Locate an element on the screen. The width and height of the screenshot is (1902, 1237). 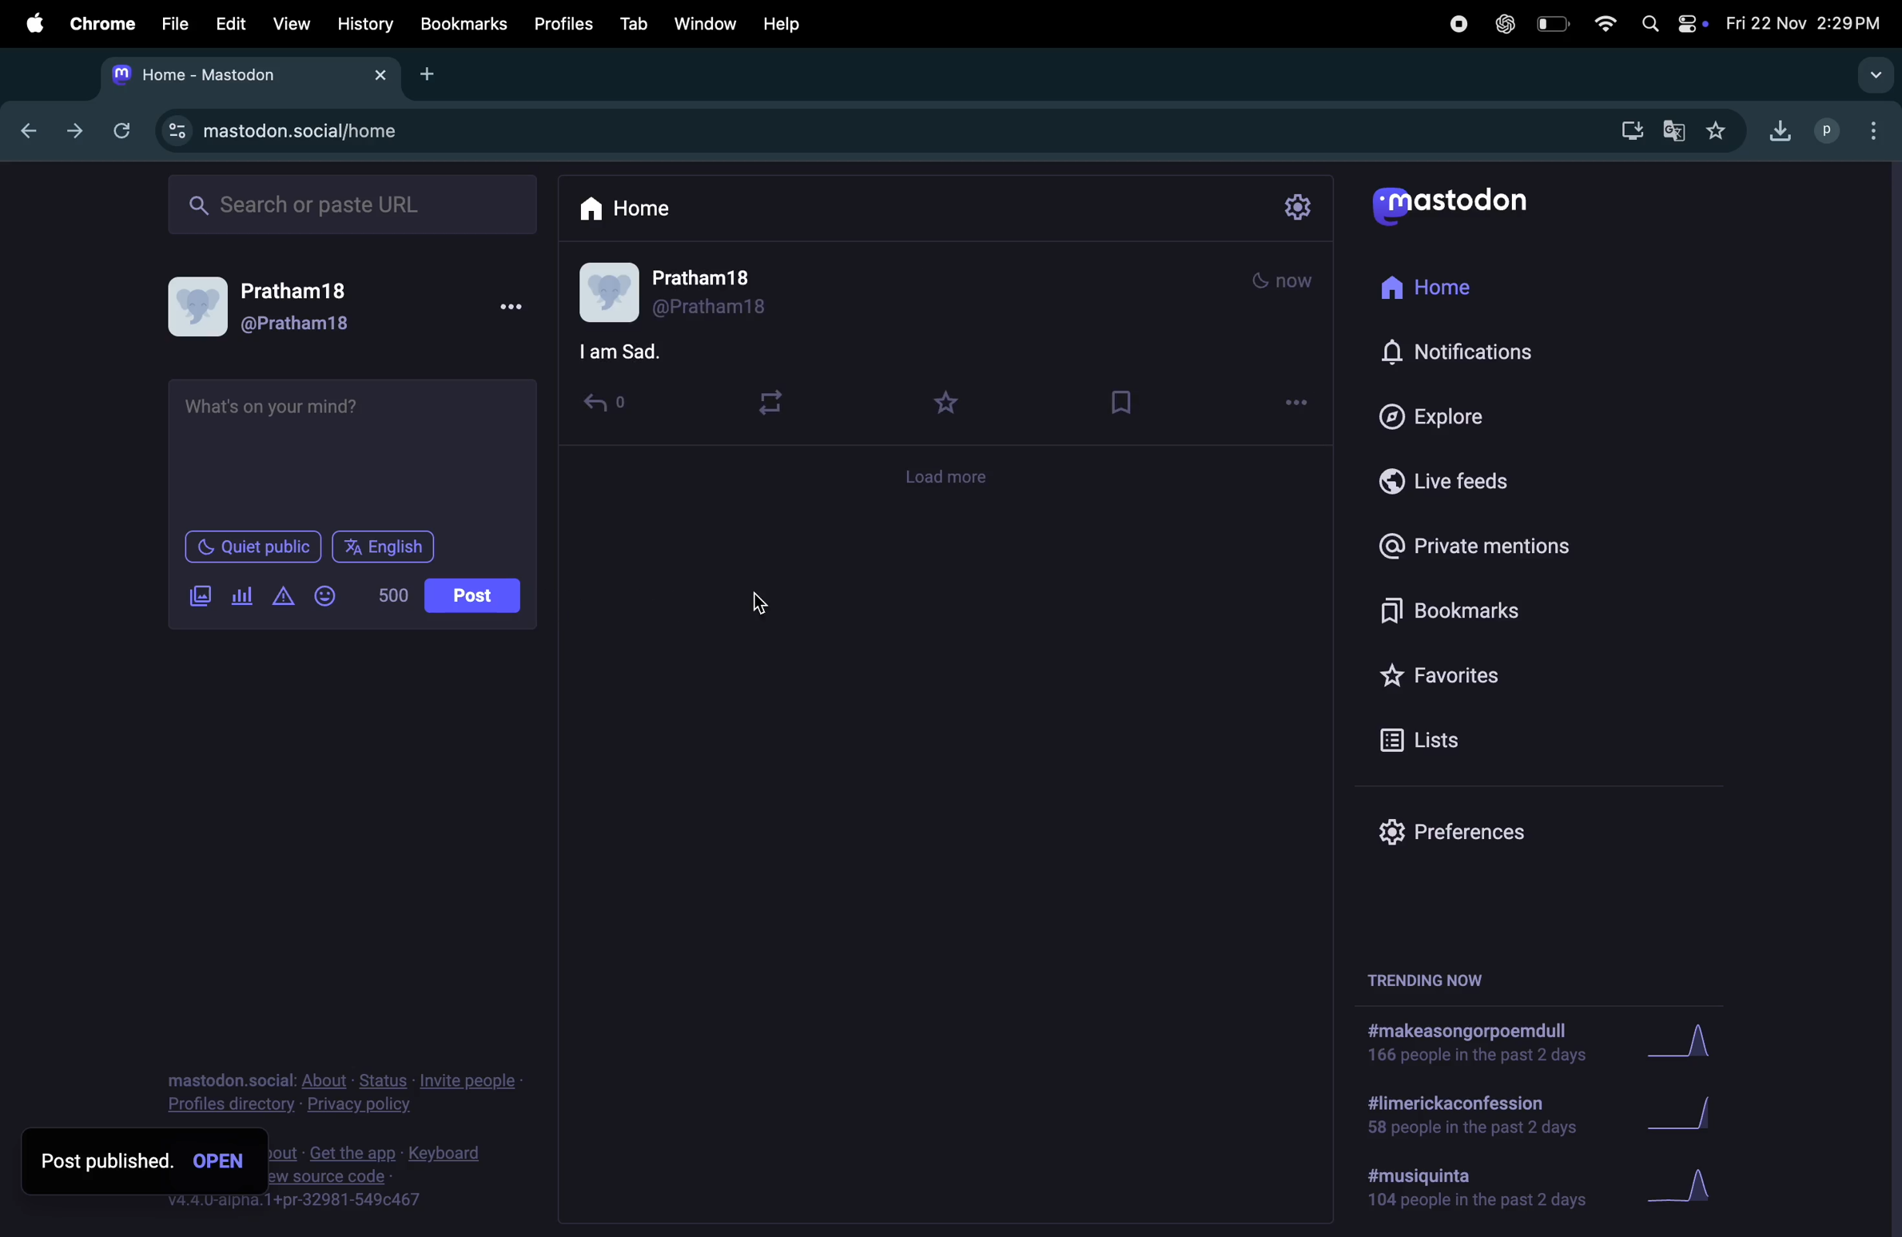
post published. open is located at coordinates (145, 1163).